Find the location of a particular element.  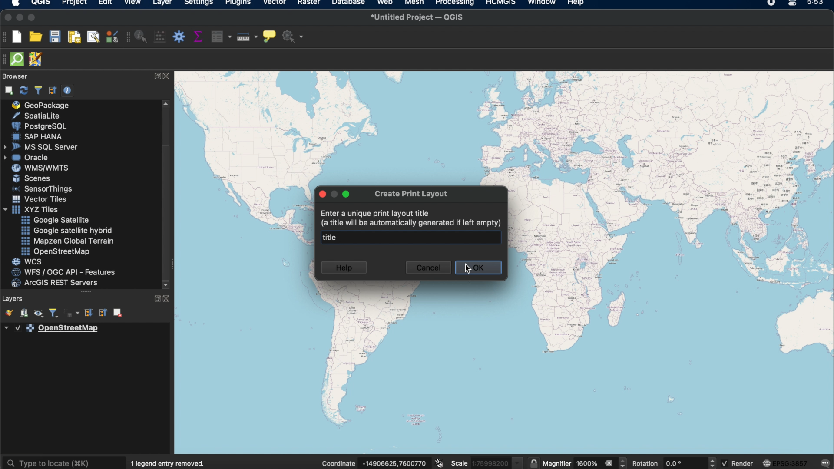

geo package is located at coordinates (43, 105).